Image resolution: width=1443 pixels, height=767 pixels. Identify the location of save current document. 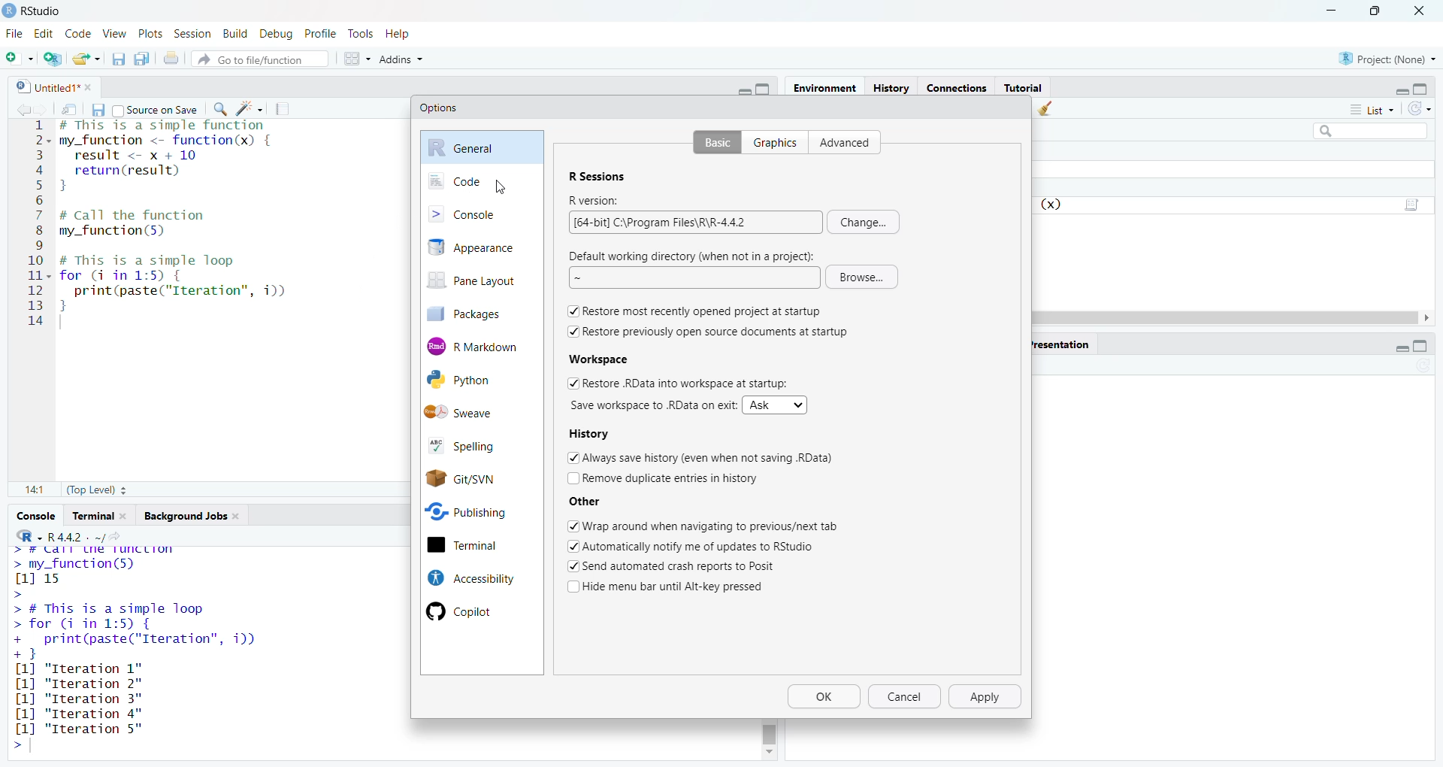
(97, 108).